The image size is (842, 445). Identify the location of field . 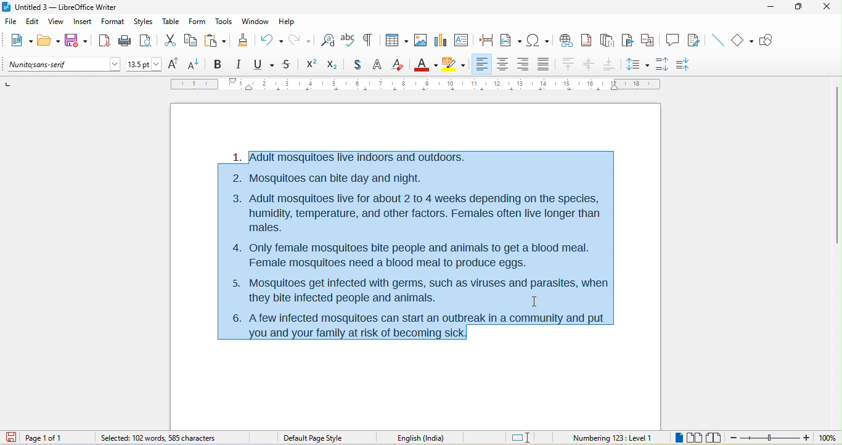
(511, 41).